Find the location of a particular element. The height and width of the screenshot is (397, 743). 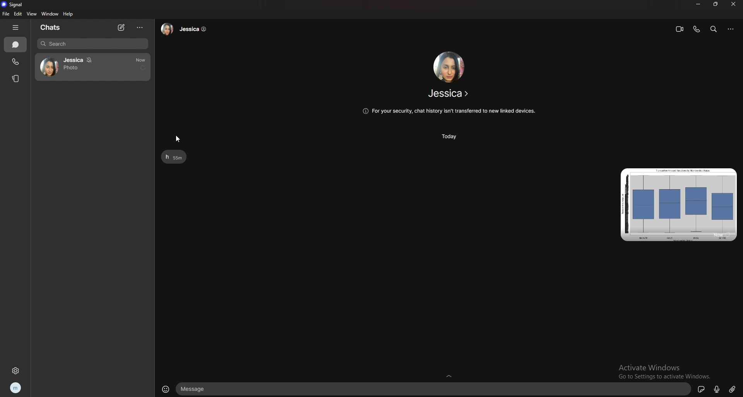

view is located at coordinates (32, 14).